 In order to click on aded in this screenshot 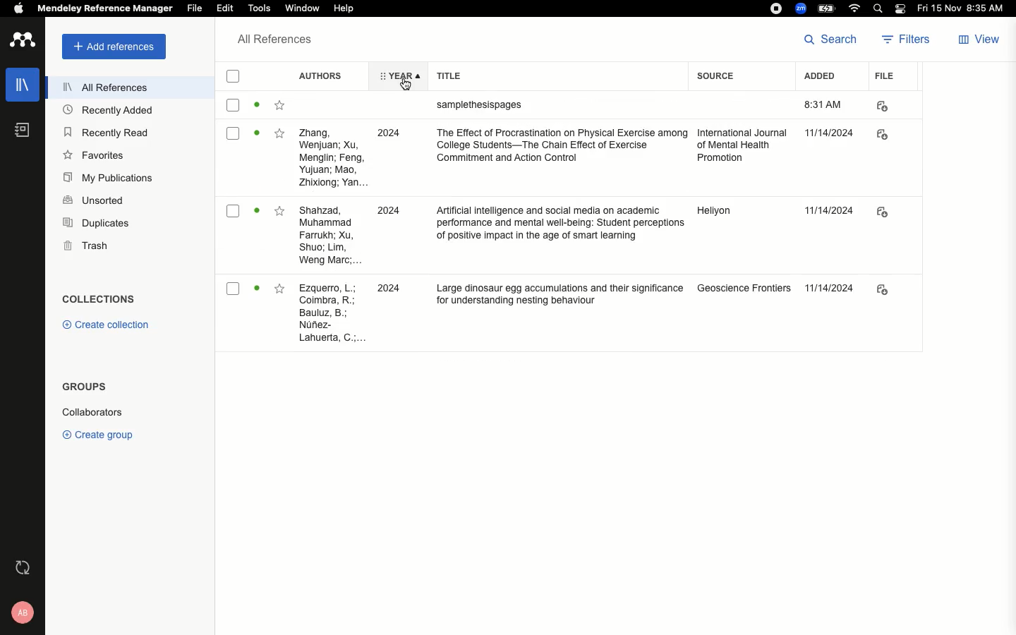, I will do `click(834, 138)`.